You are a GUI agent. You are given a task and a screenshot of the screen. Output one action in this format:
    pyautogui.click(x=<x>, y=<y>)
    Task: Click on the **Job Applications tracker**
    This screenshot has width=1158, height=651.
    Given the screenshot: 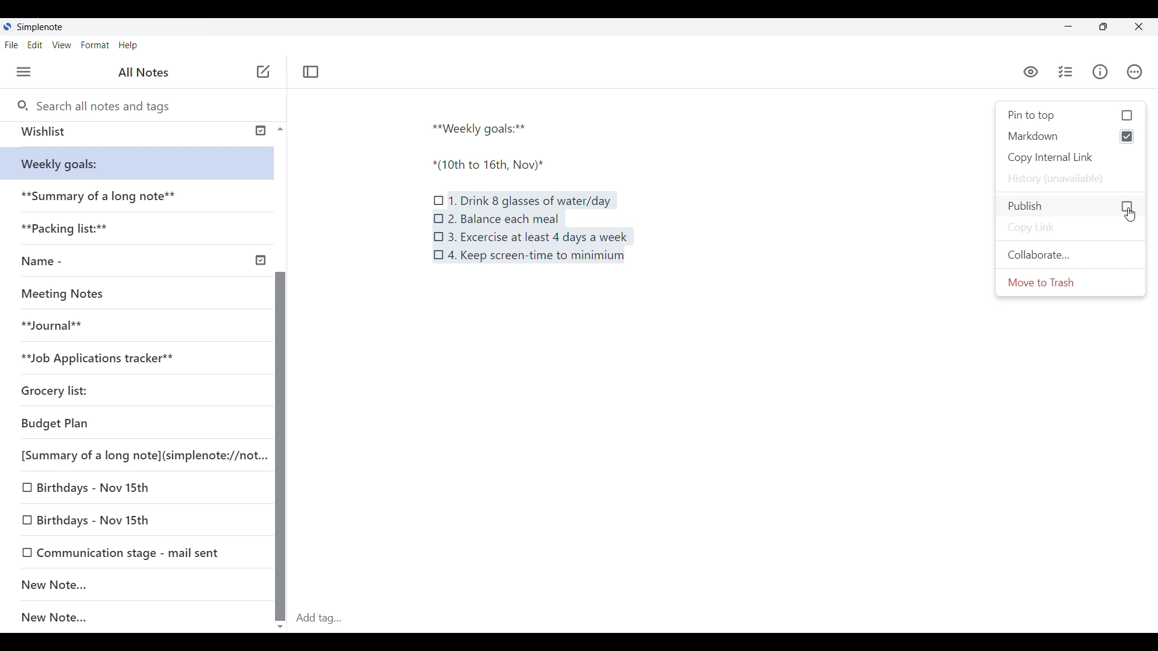 What is the action you would take?
    pyautogui.click(x=109, y=357)
    